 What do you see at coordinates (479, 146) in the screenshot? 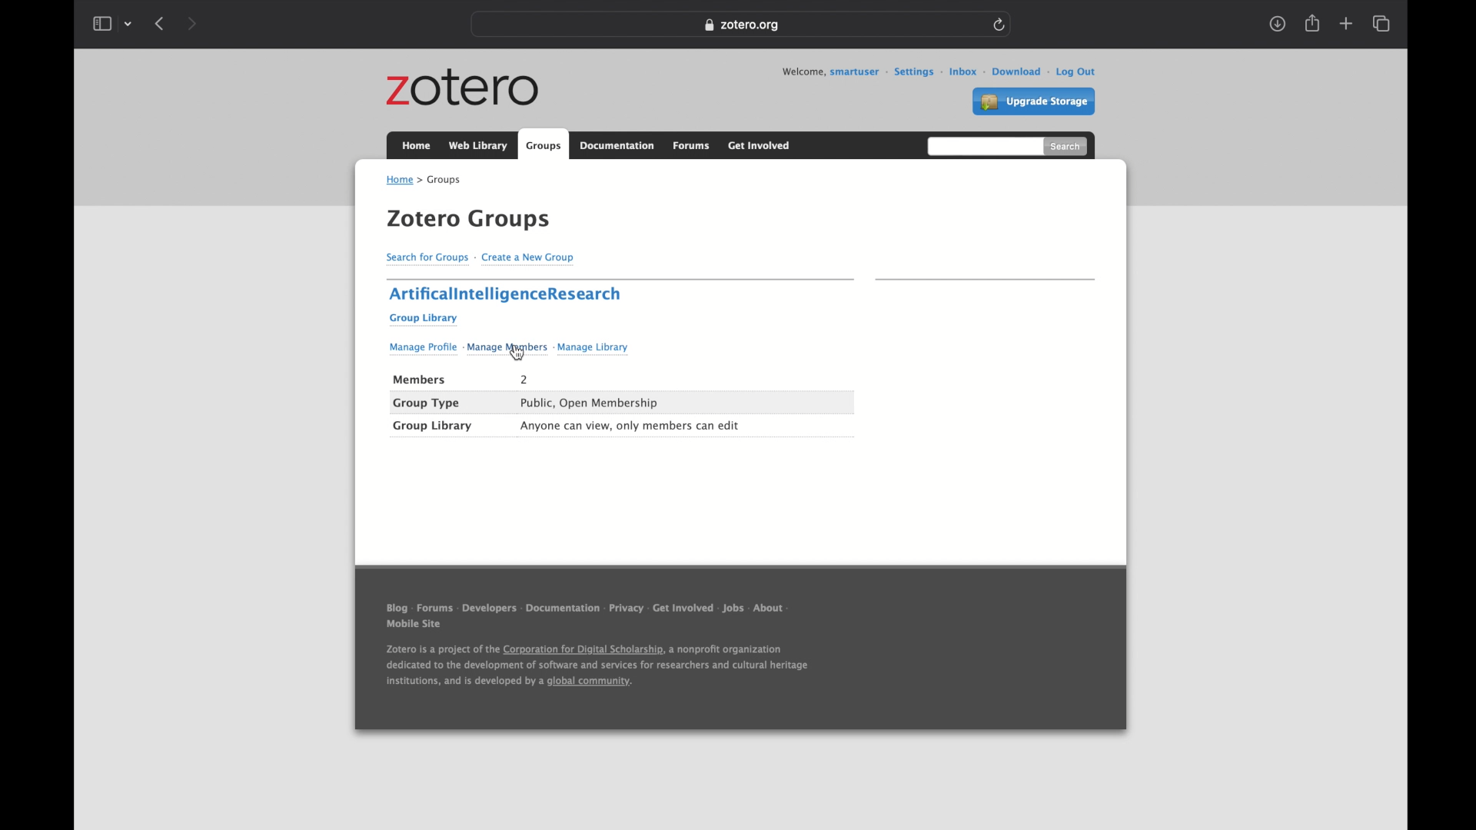
I see `web library` at bounding box center [479, 146].